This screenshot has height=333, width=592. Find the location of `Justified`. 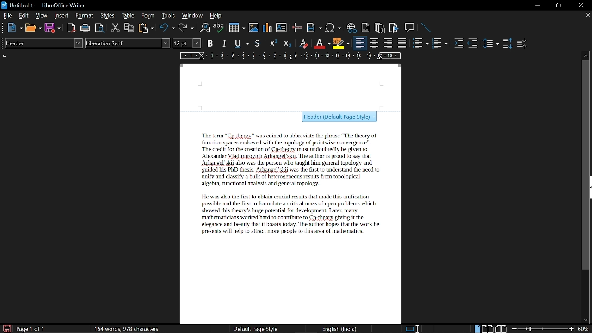

Justified is located at coordinates (402, 43).